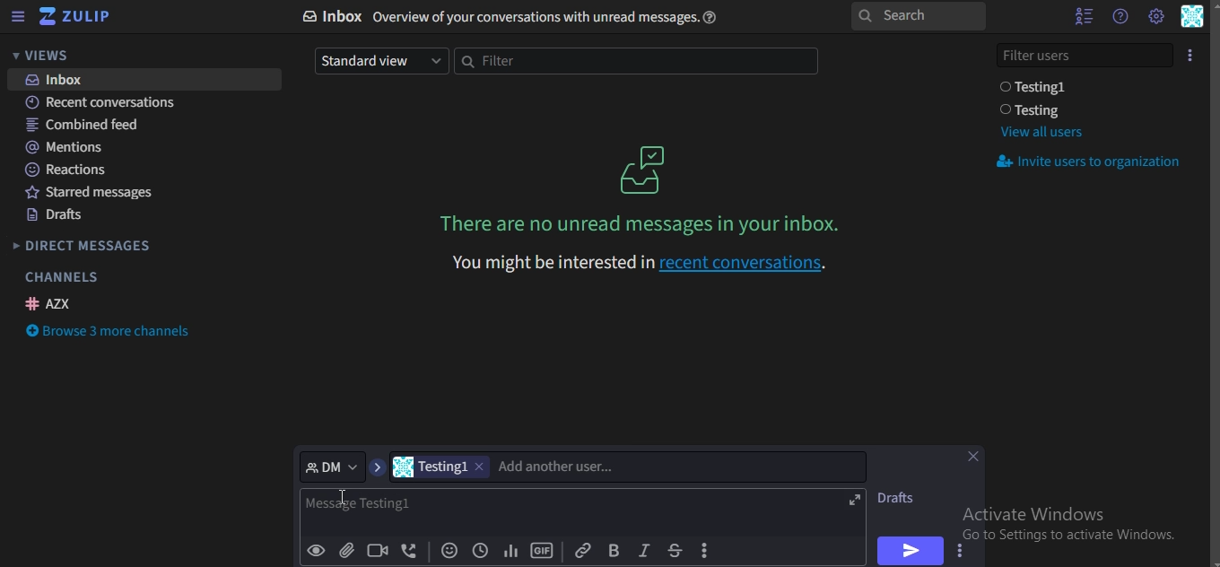 The image size is (1220, 567). What do you see at coordinates (348, 552) in the screenshot?
I see `upload files` at bounding box center [348, 552].